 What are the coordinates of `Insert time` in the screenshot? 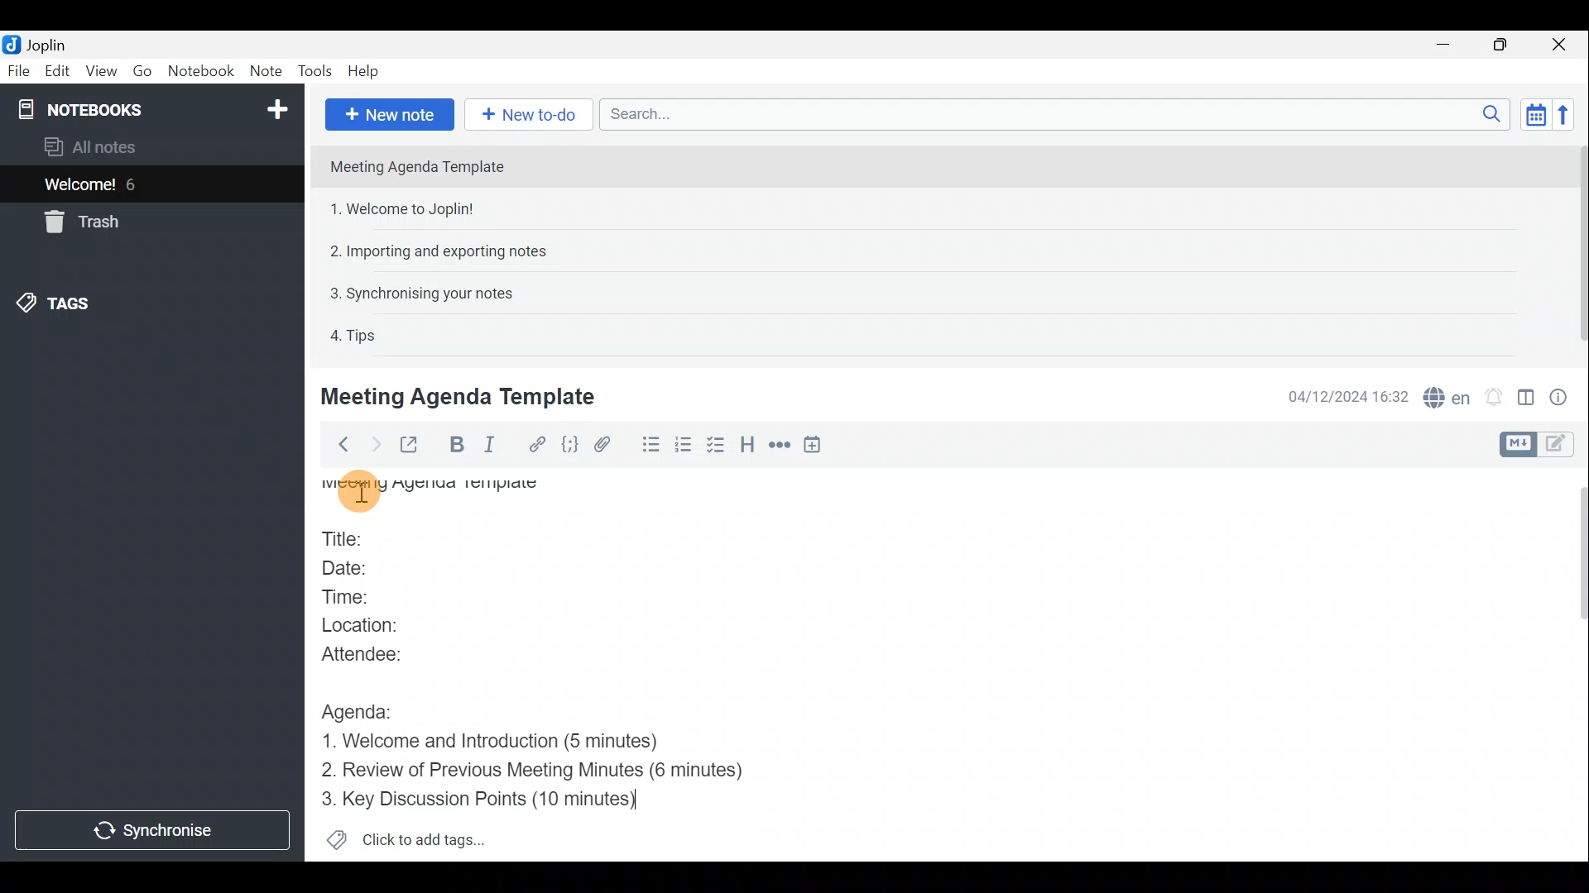 It's located at (816, 447).